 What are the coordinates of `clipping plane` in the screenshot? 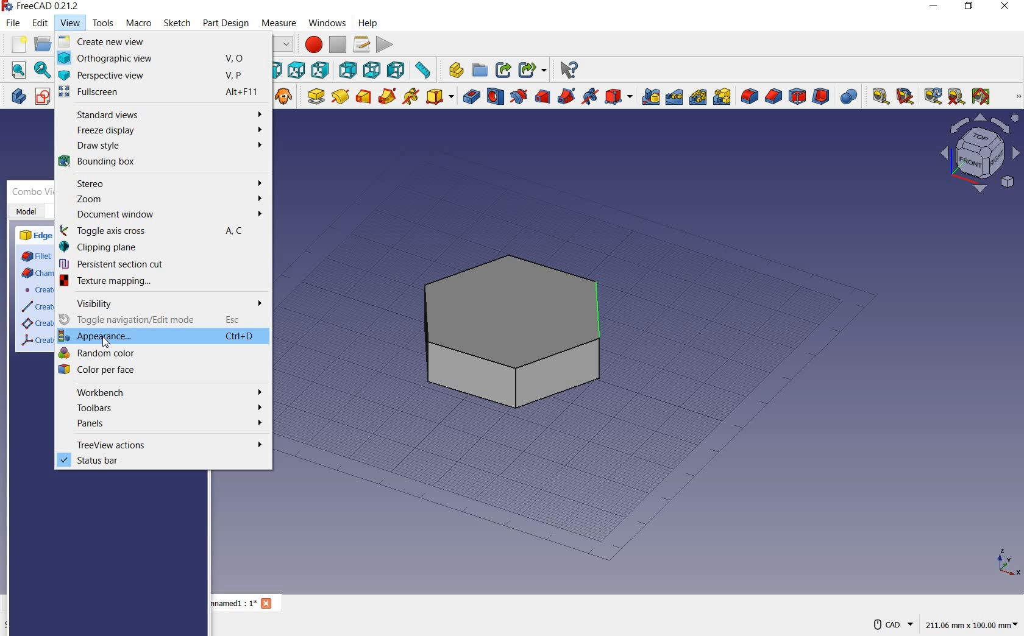 It's located at (166, 247).